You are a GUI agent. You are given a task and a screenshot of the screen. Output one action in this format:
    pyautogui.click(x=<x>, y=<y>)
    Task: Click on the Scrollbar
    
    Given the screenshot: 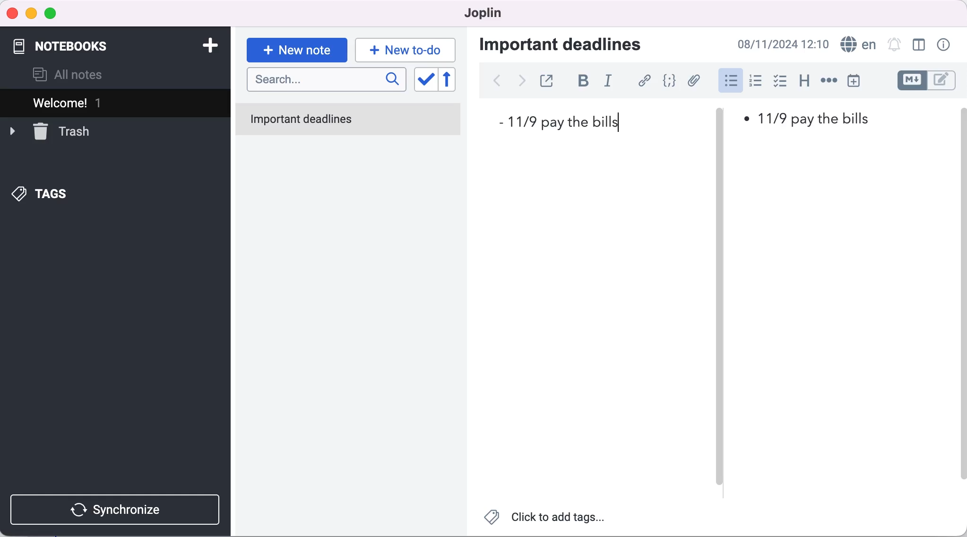 What is the action you would take?
    pyautogui.click(x=966, y=293)
    